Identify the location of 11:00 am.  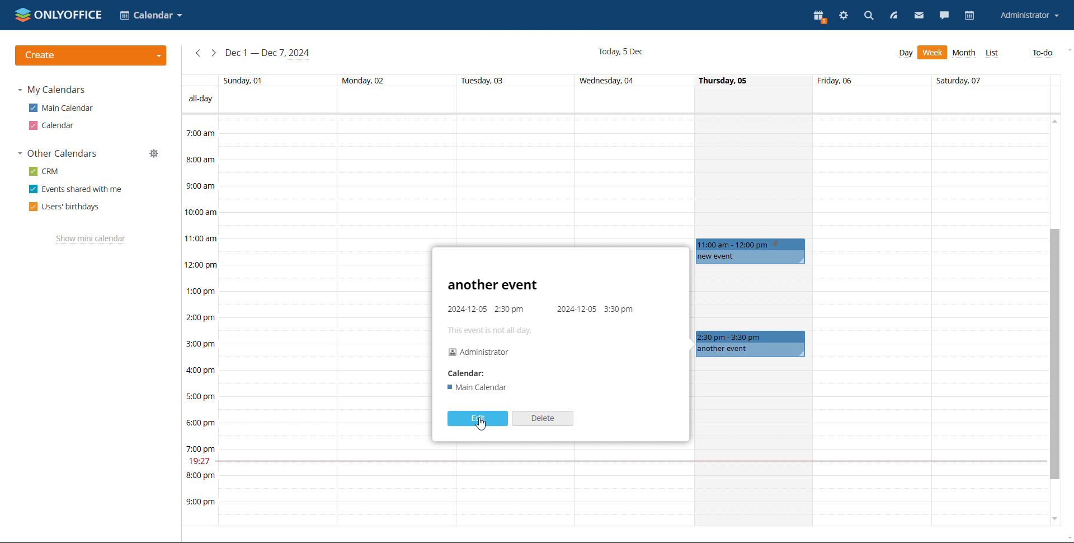
(201, 239).